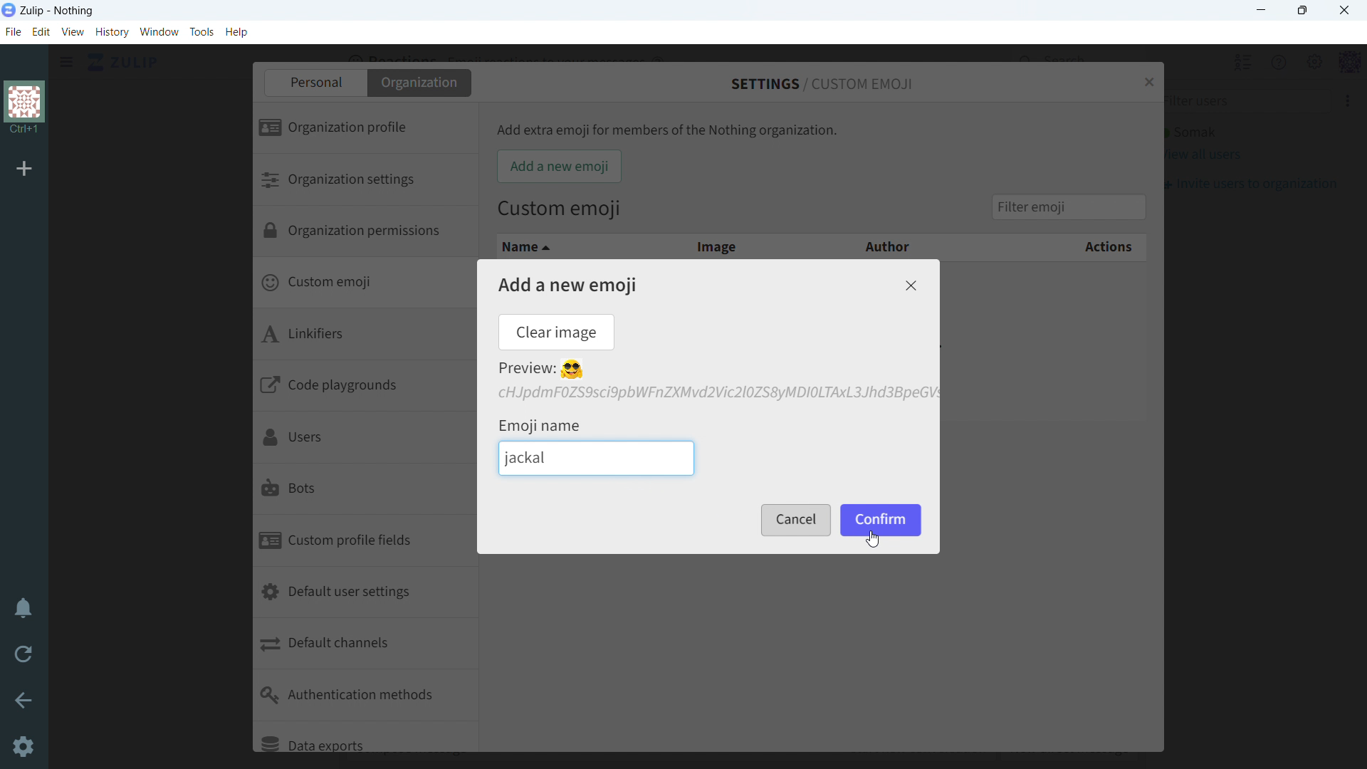 This screenshot has height=769, width=1367. I want to click on history, so click(112, 32).